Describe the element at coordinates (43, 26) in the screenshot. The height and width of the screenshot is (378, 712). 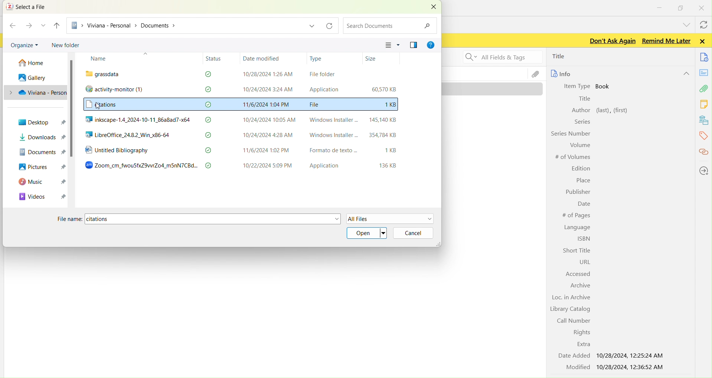
I see `RECENT LOCATION` at that location.